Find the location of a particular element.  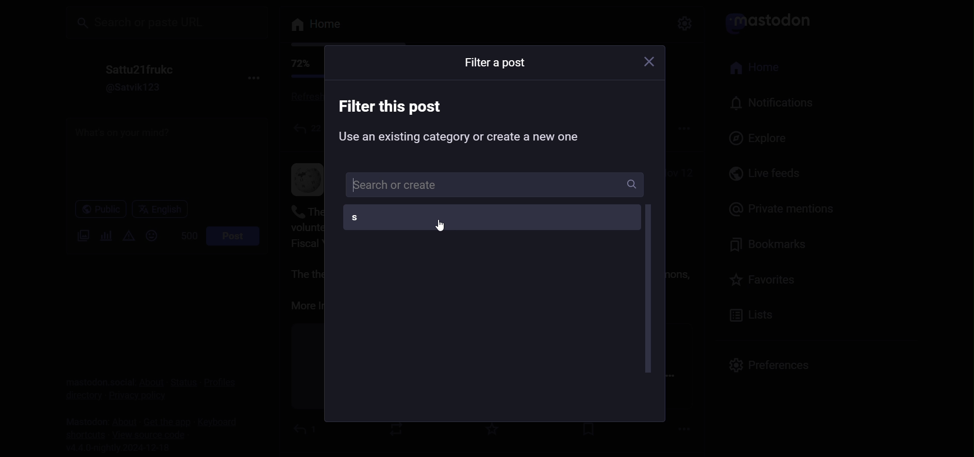

name is located at coordinates (137, 68).